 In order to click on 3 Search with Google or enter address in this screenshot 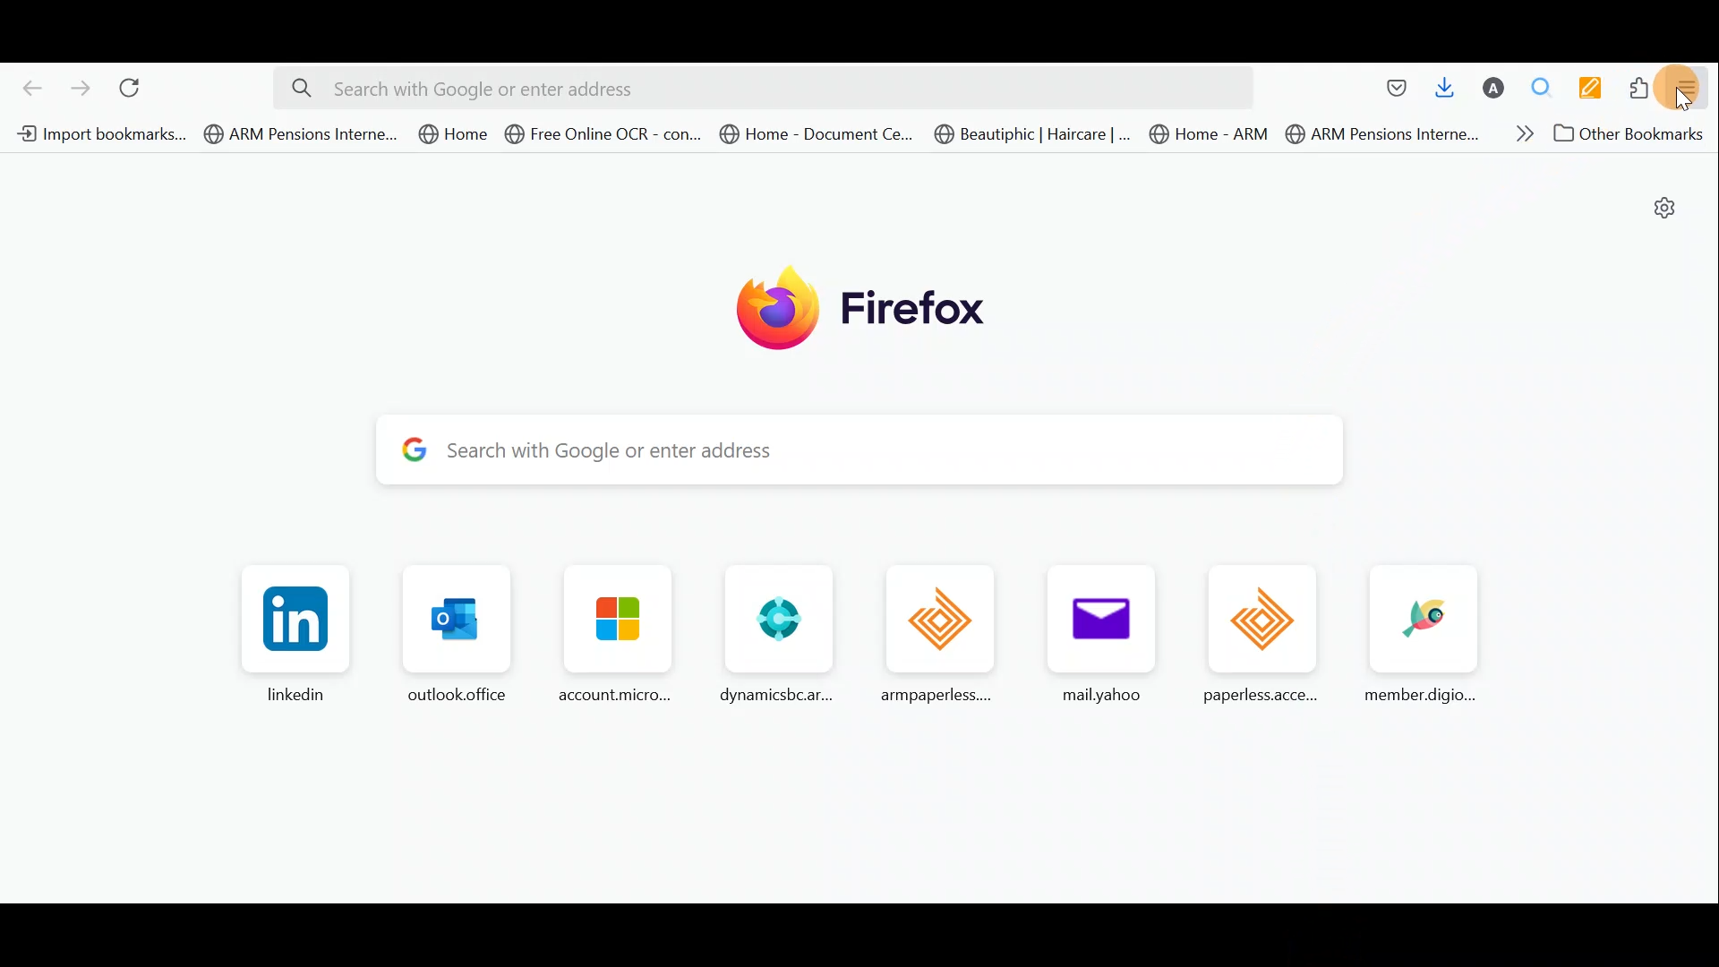, I will do `click(885, 451)`.